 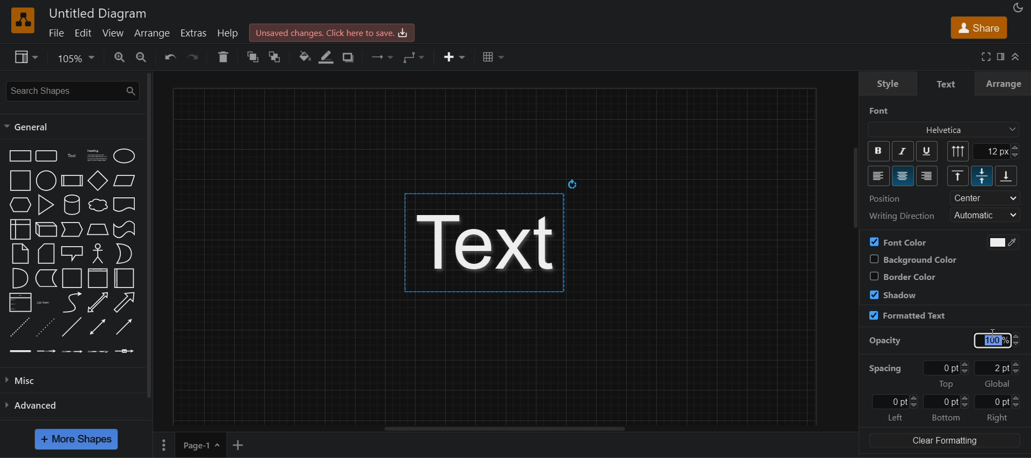 What do you see at coordinates (125, 204) in the screenshot?
I see `document` at bounding box center [125, 204].